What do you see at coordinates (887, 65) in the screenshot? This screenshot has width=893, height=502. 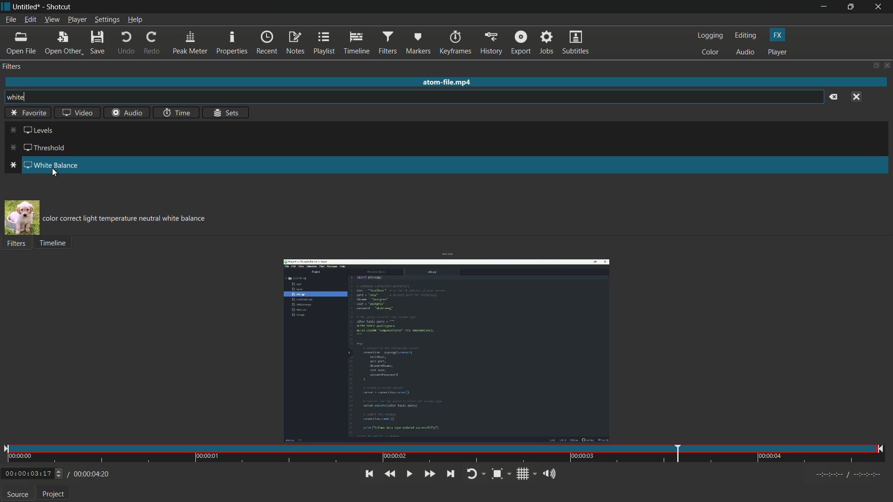 I see `close panel` at bounding box center [887, 65].